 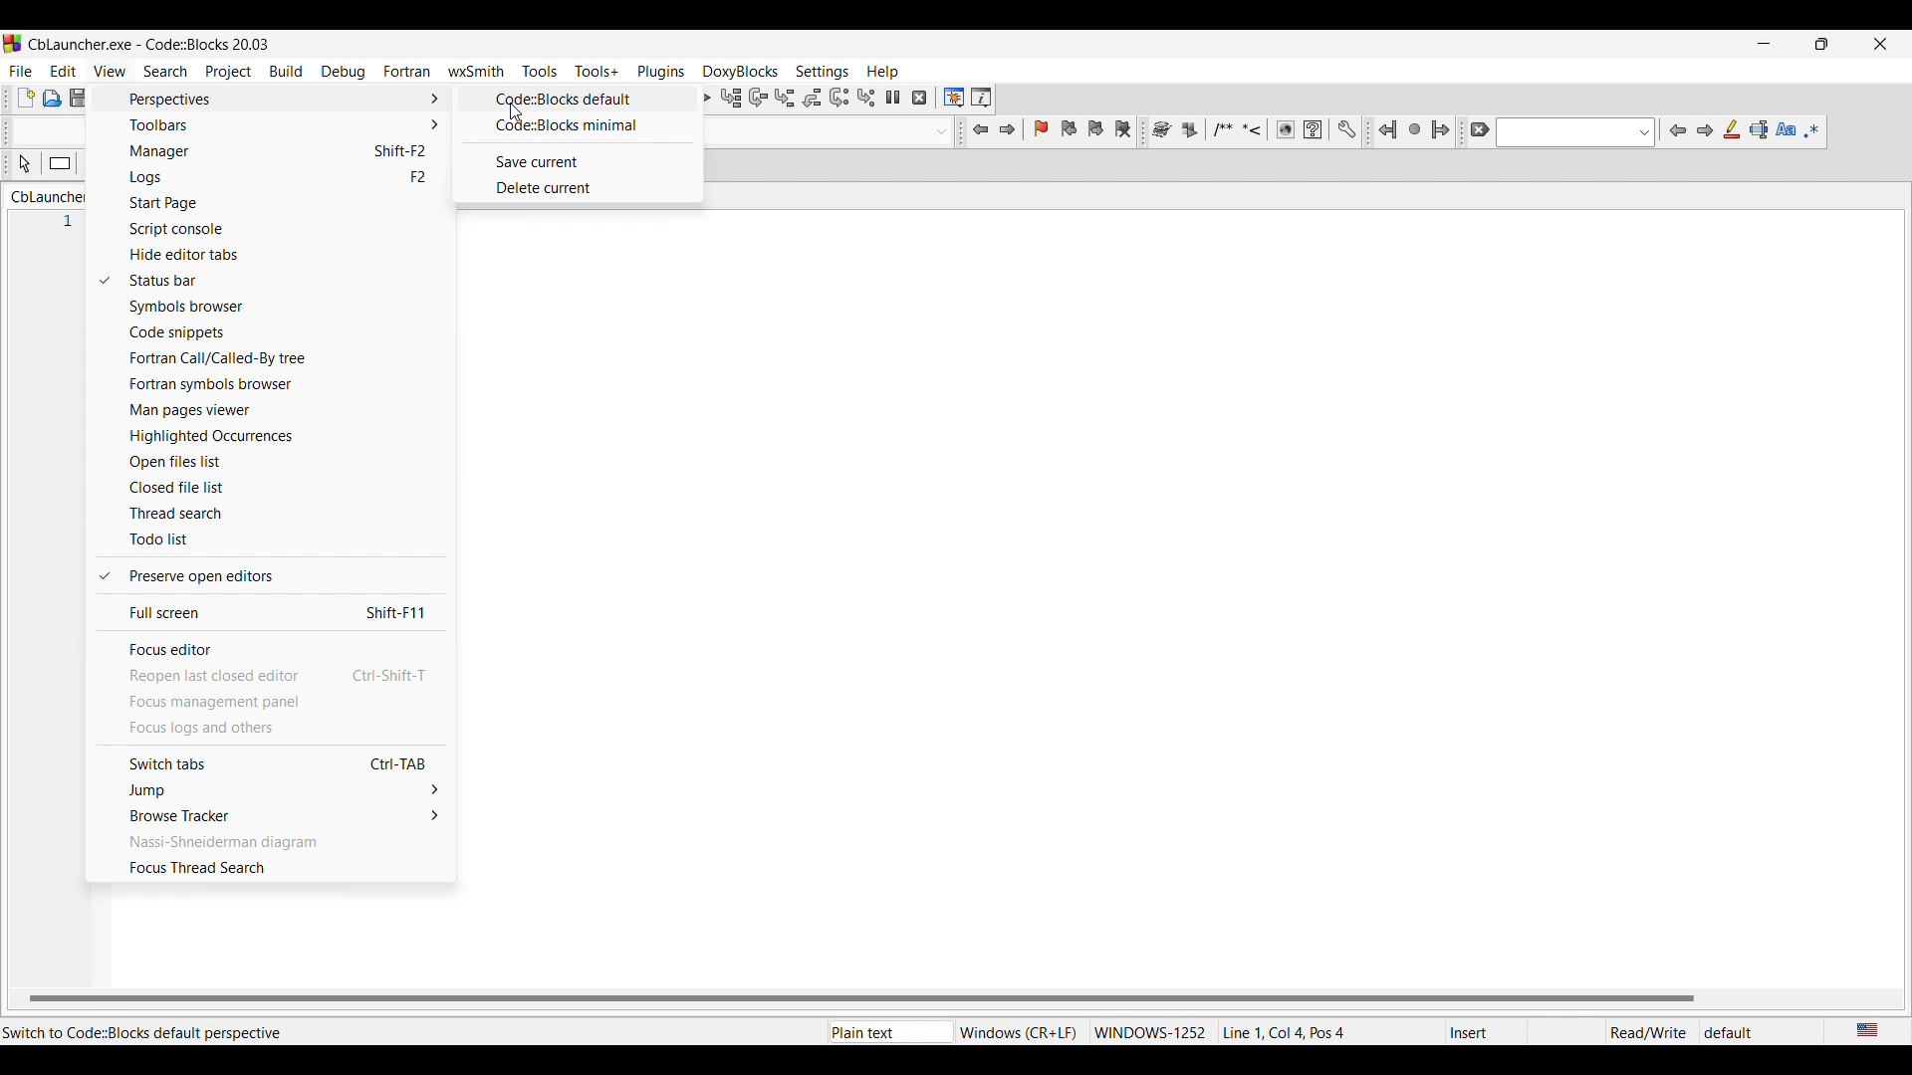 I want to click on Search menu, so click(x=166, y=71).